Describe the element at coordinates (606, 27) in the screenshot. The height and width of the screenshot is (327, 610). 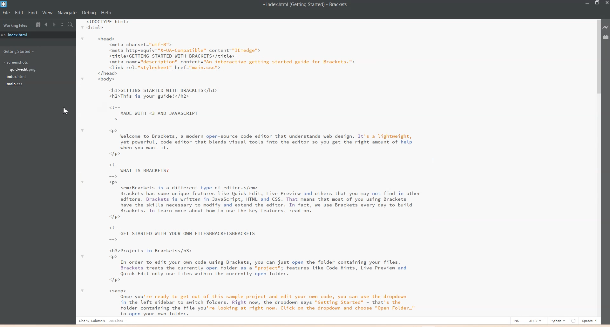
I see `Live Preview` at that location.